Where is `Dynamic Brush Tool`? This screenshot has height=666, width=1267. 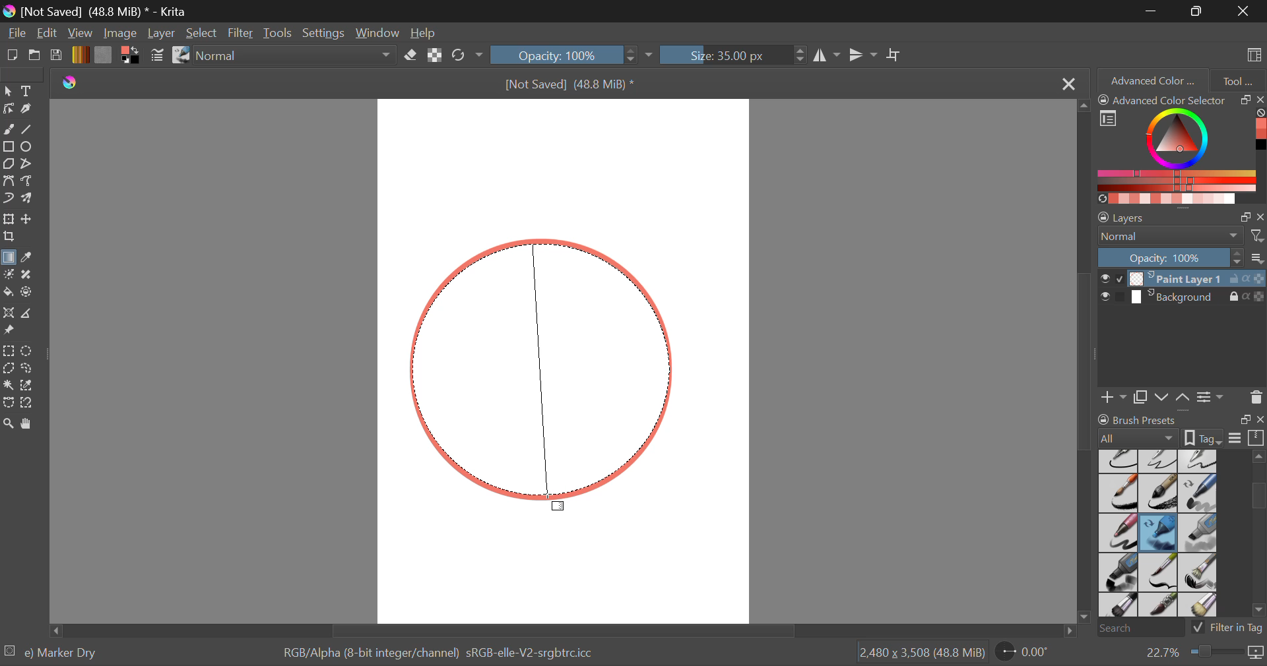 Dynamic Brush Tool is located at coordinates (8, 199).